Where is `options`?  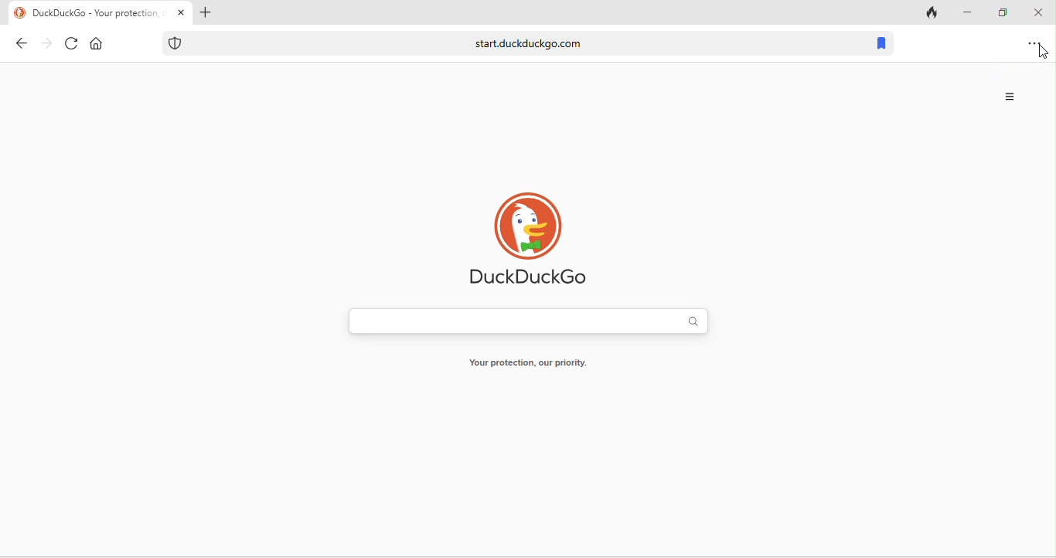 options is located at coordinates (1035, 43).